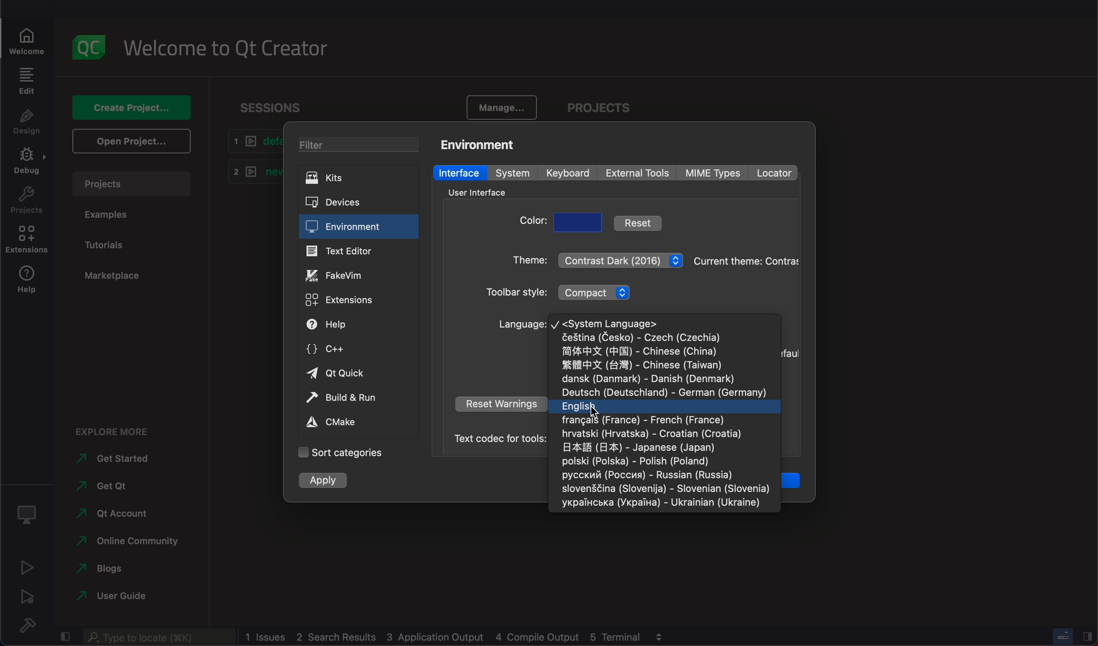 The height and width of the screenshot is (646, 1098). Describe the element at coordinates (356, 201) in the screenshot. I see `devicess` at that location.